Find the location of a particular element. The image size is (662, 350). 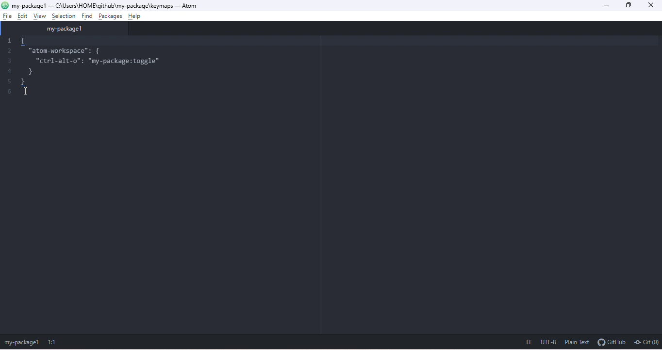

edit is located at coordinates (23, 16).